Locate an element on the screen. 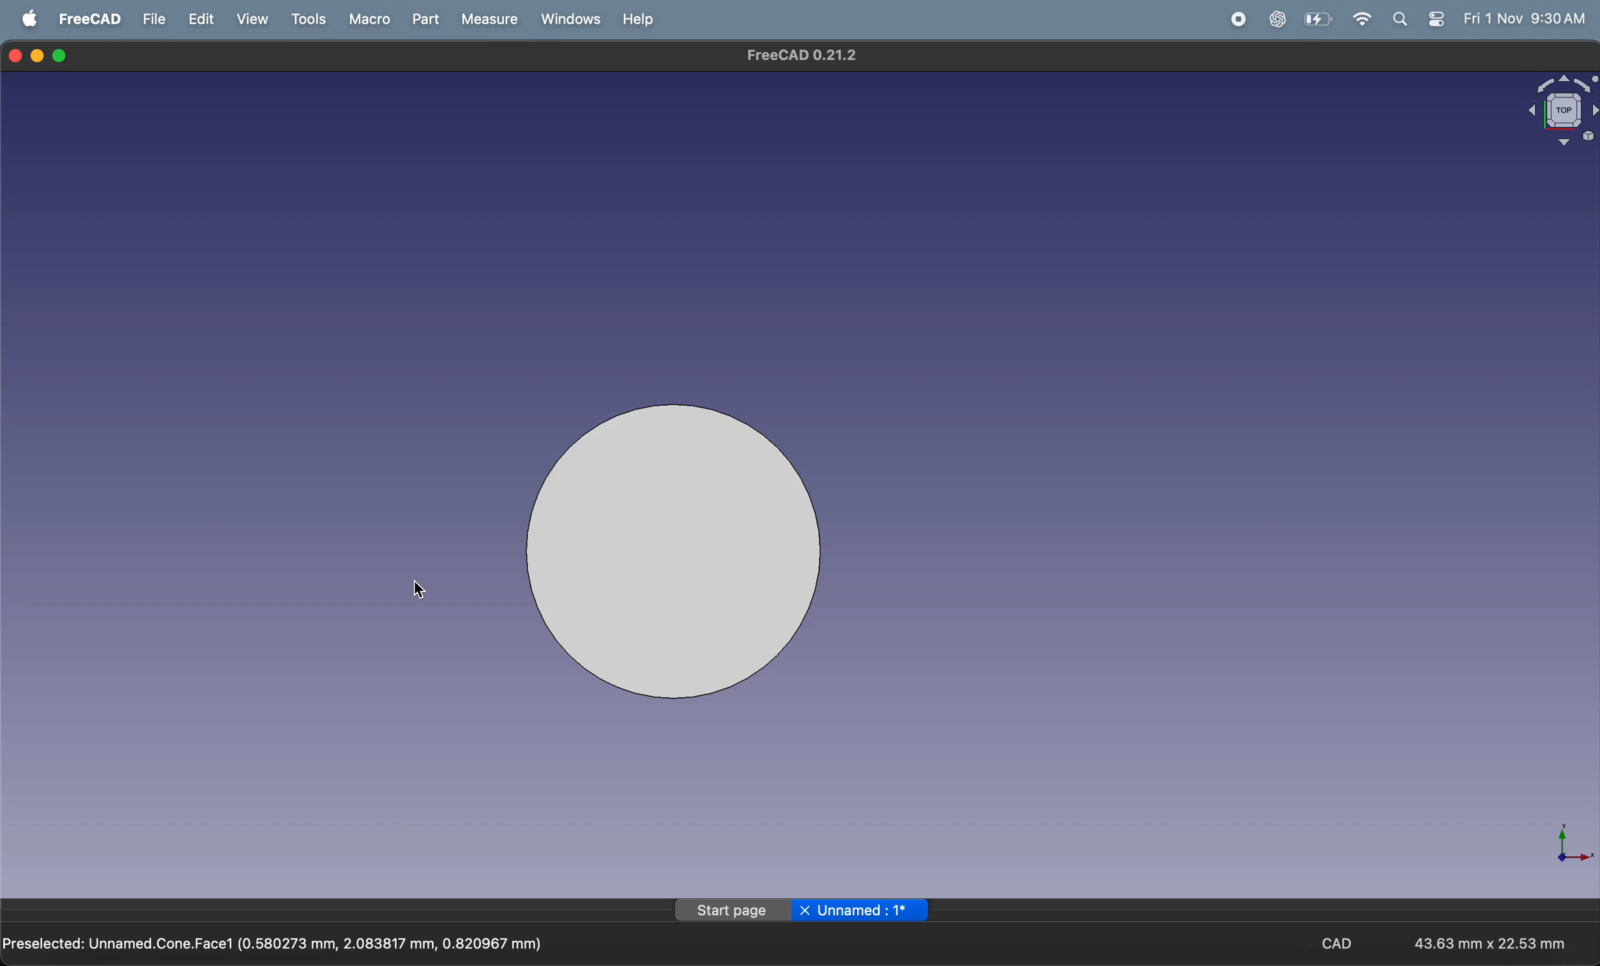  apple widget is located at coordinates (1439, 18).